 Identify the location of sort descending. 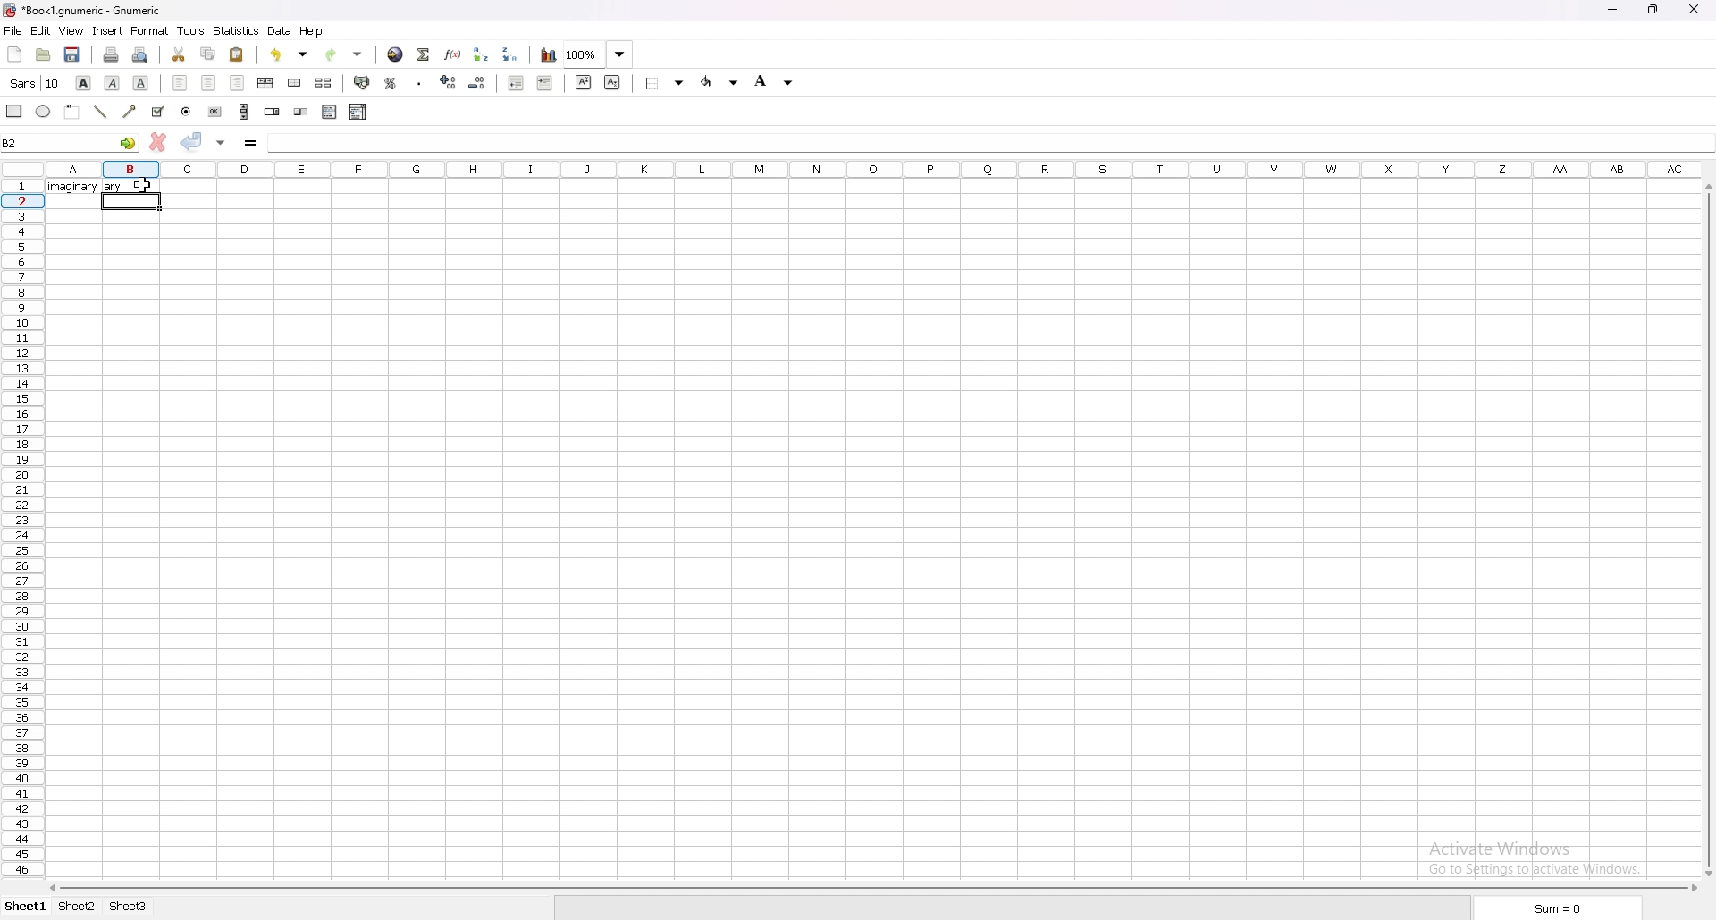
(509, 54).